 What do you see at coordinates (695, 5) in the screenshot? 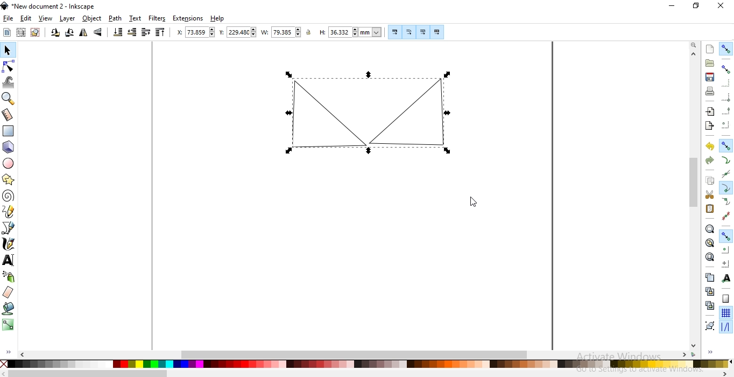
I see `restore down` at bounding box center [695, 5].